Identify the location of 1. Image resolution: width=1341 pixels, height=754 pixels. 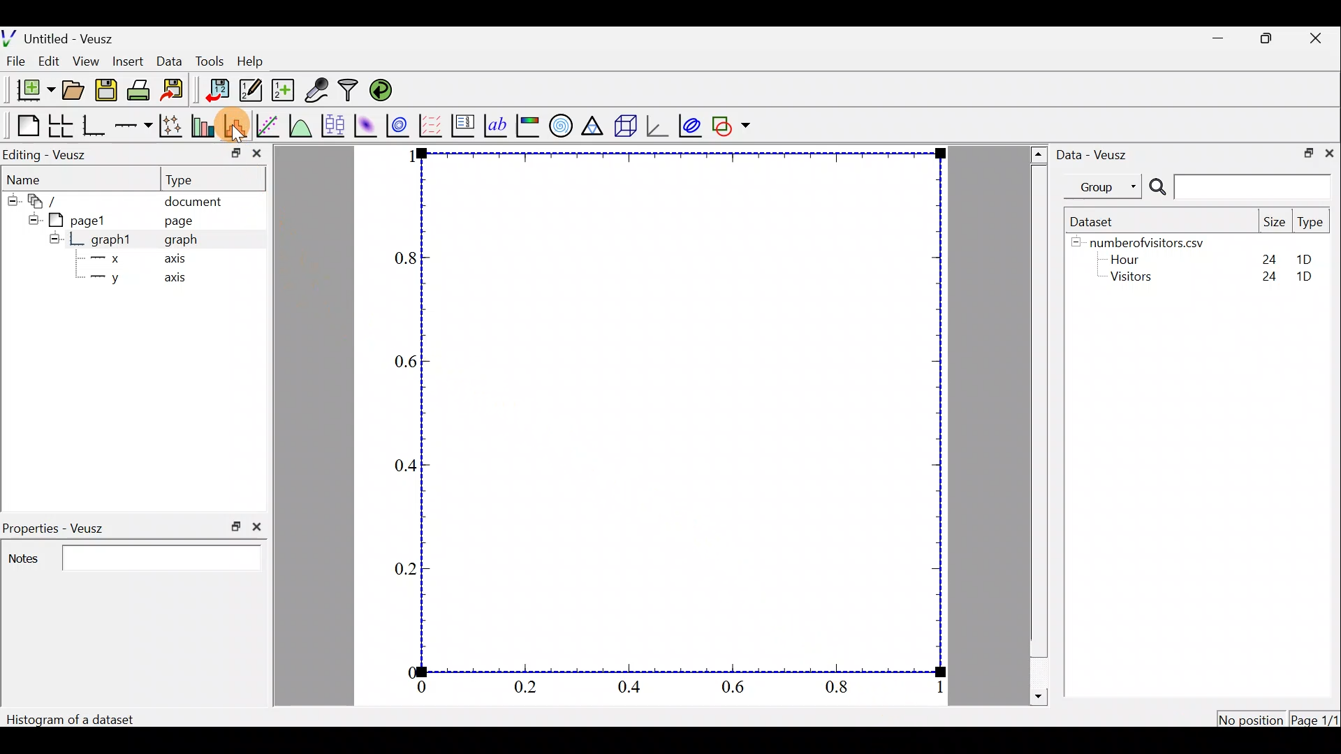
(407, 159).